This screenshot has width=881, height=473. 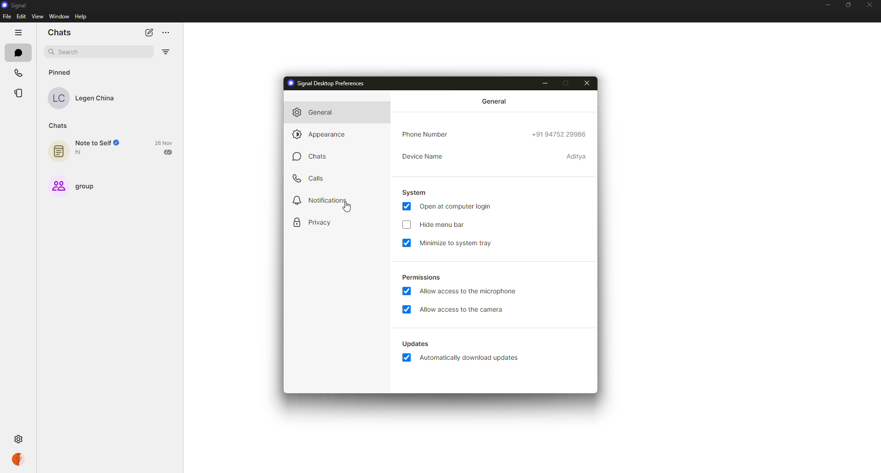 I want to click on calls, so click(x=309, y=179).